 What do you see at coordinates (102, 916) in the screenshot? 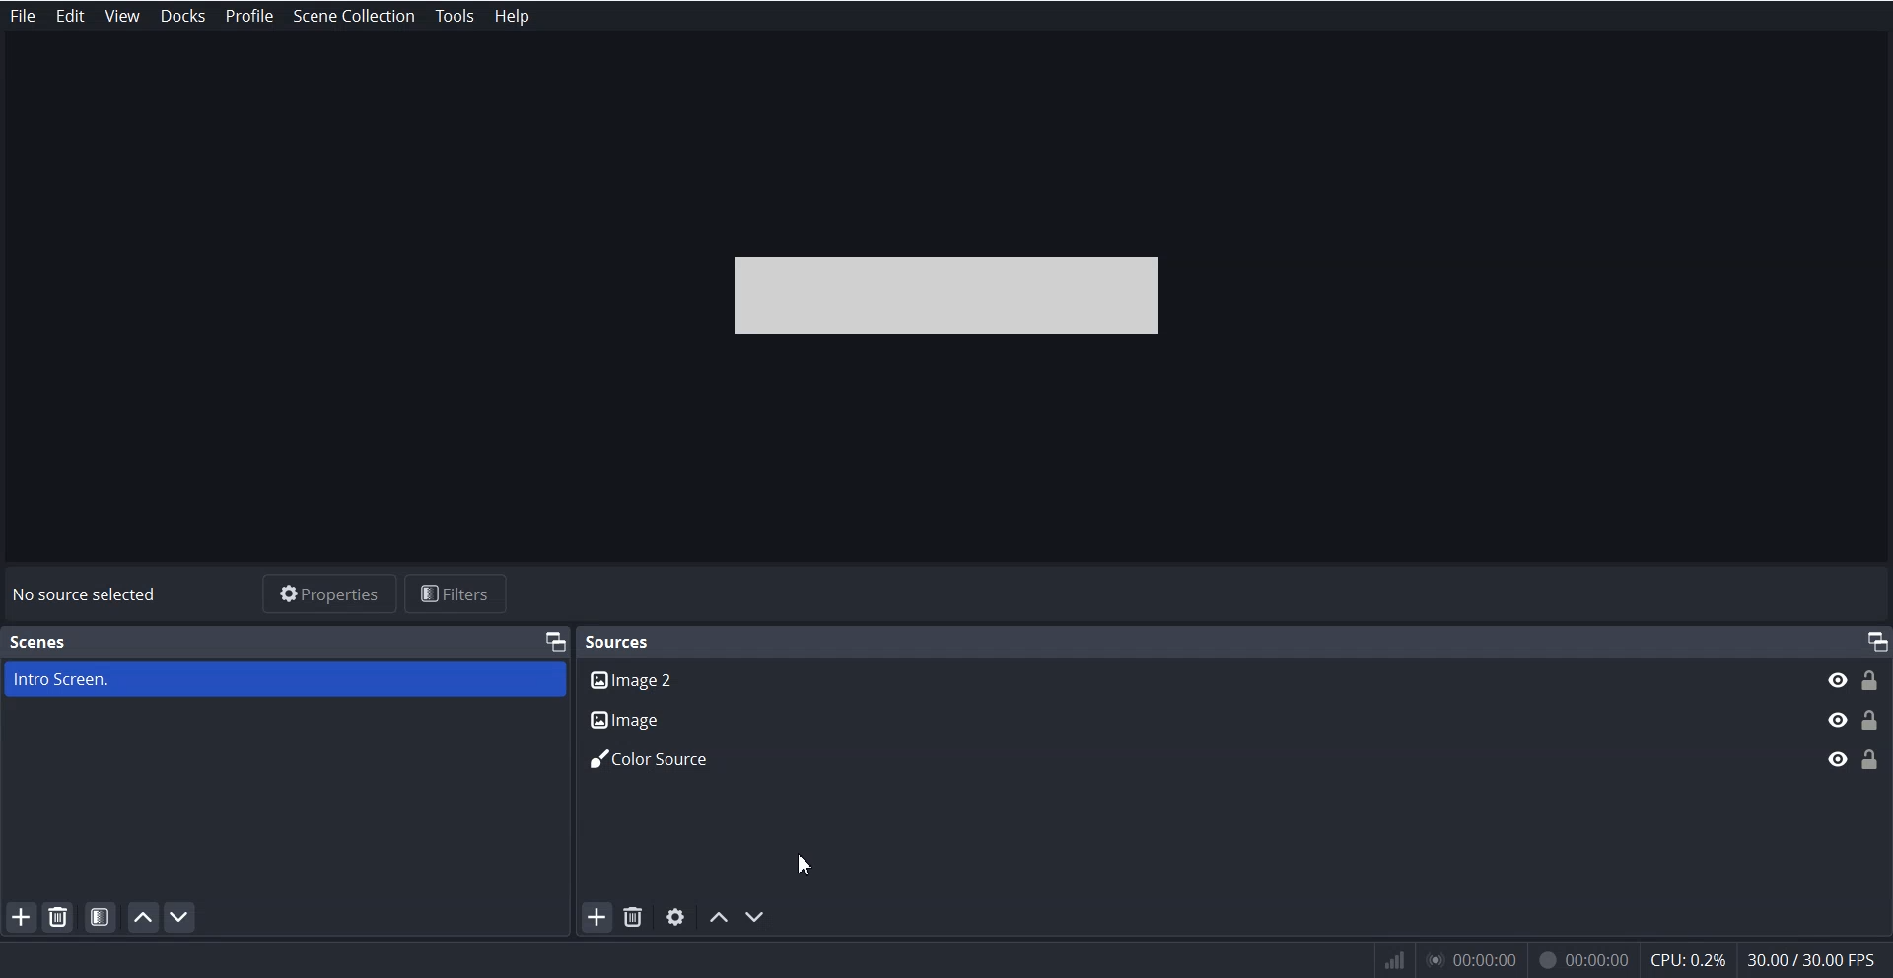
I see `Open scene Filters` at bounding box center [102, 916].